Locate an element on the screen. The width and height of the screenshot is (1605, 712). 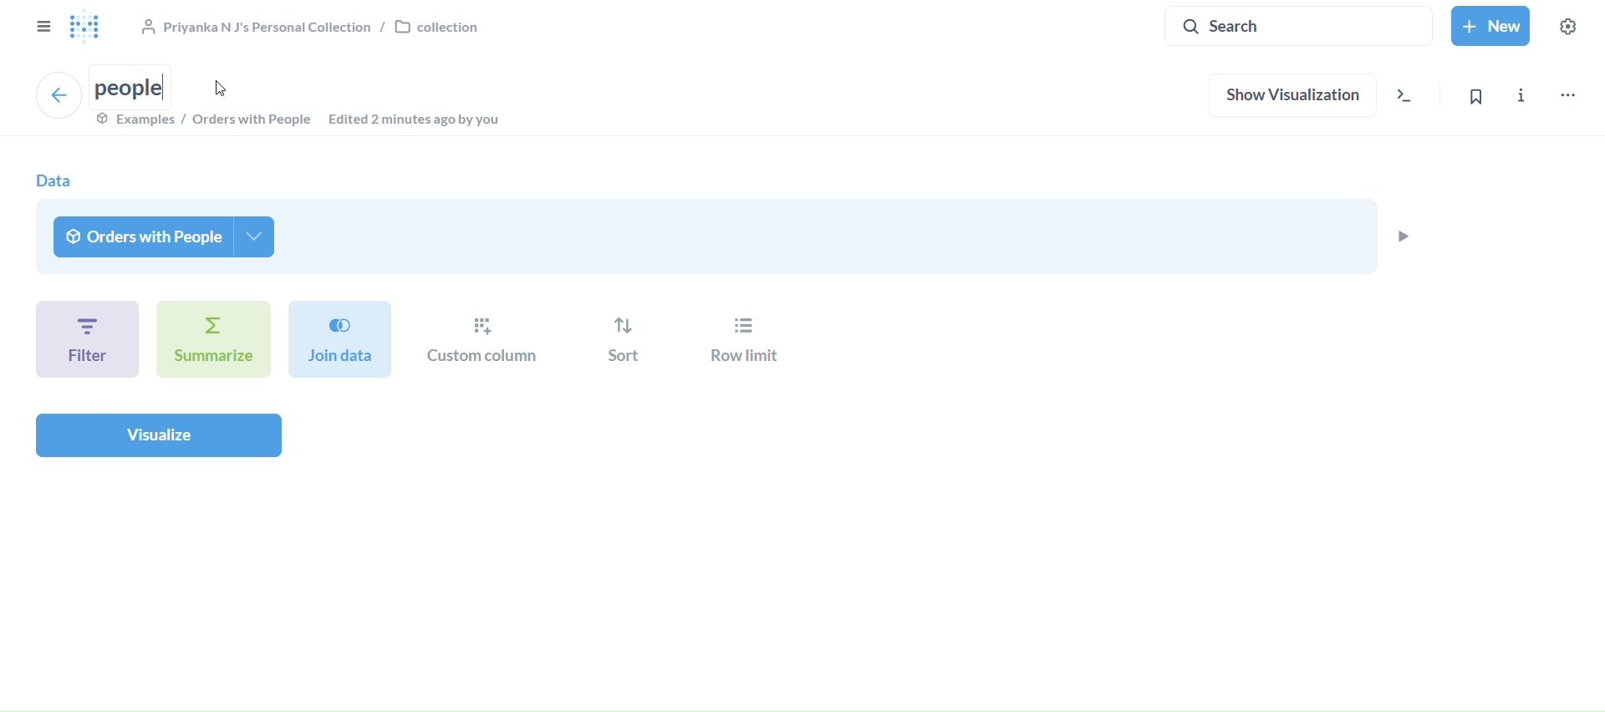
show visualization is located at coordinates (1294, 97).